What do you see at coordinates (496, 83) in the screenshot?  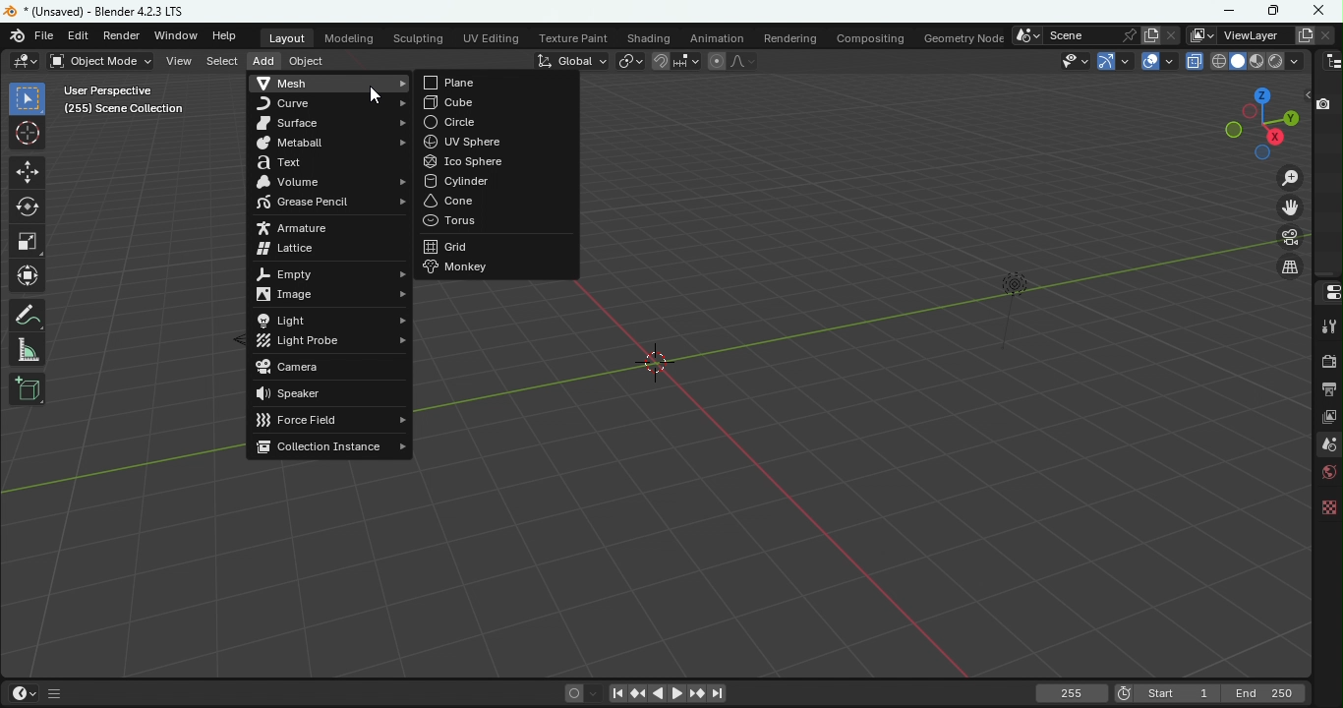 I see `Plane` at bounding box center [496, 83].